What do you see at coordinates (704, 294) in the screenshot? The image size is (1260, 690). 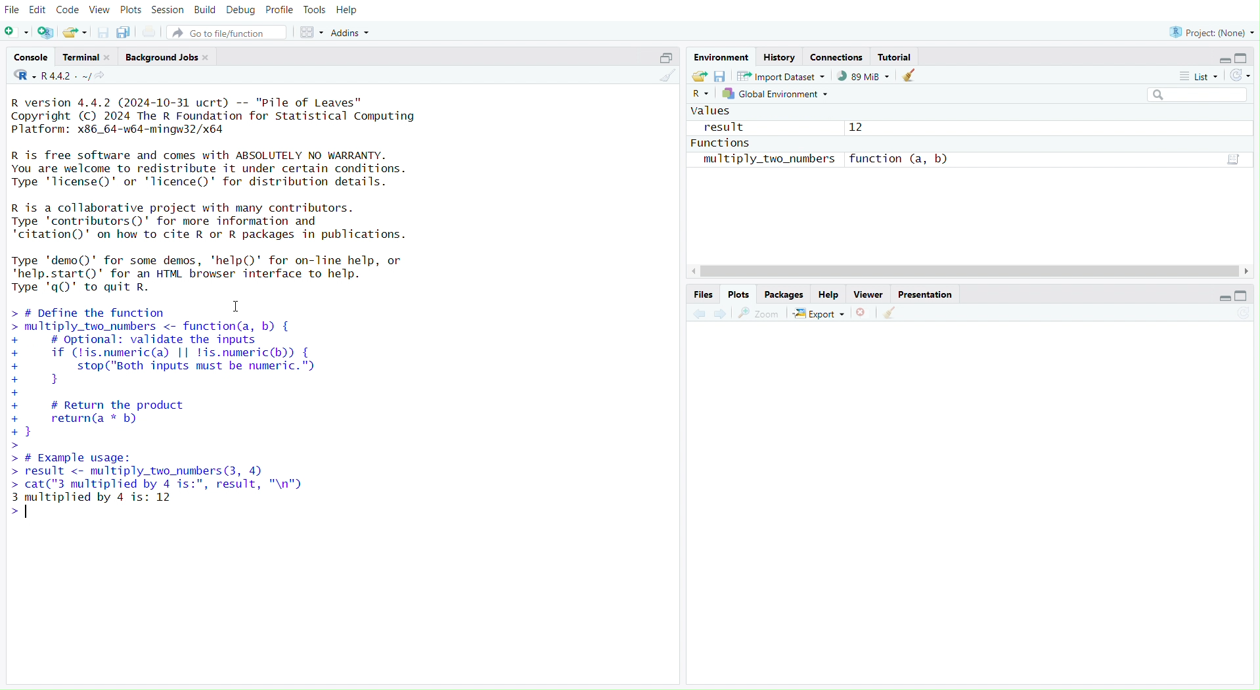 I see `Files` at bounding box center [704, 294].